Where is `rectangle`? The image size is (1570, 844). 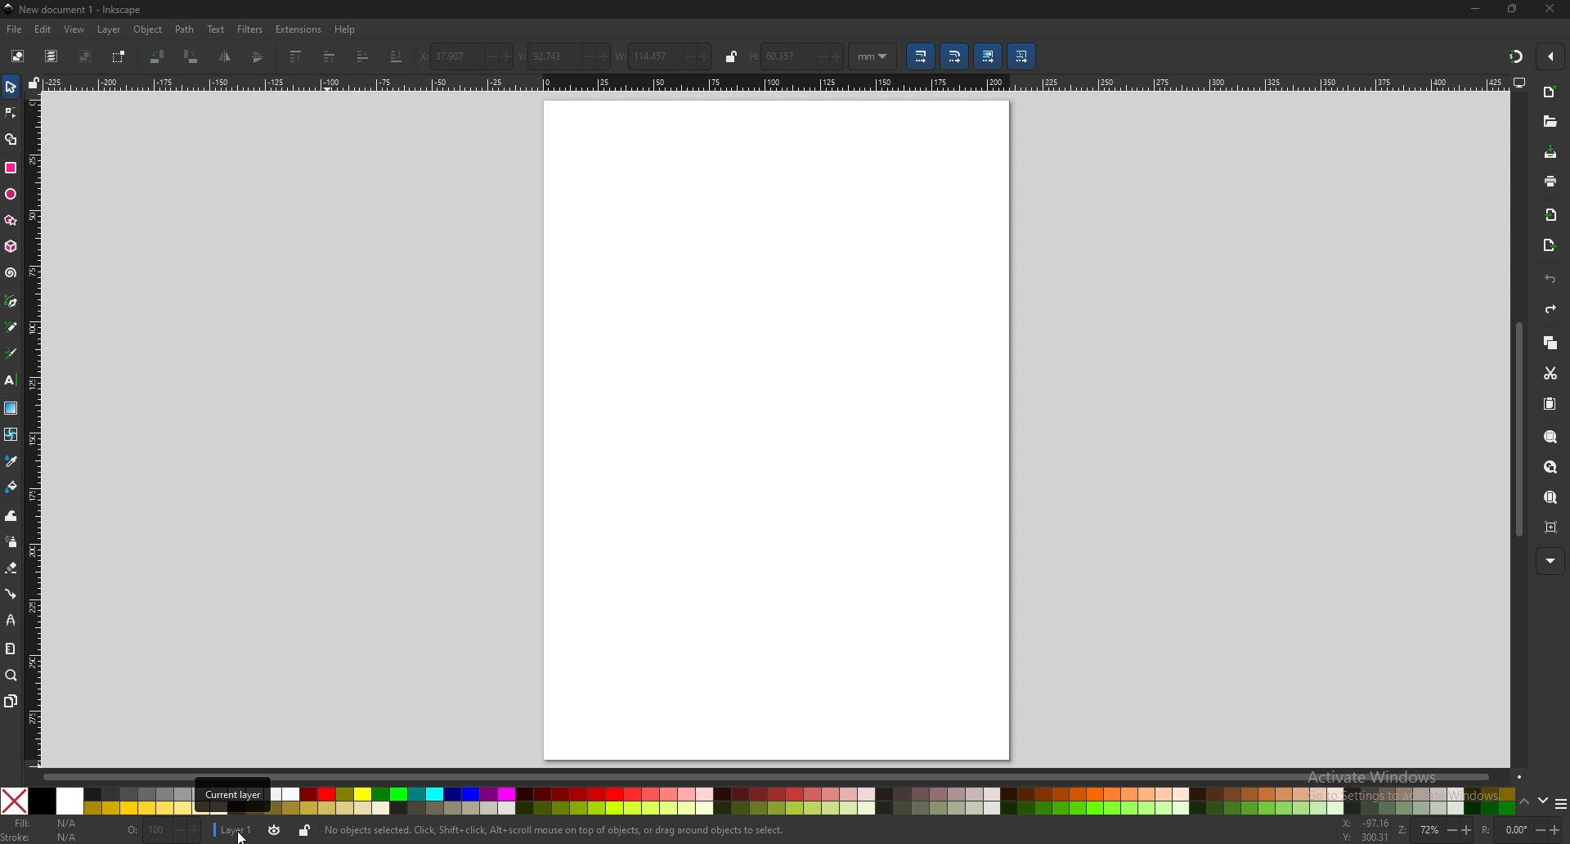
rectangle is located at coordinates (11, 167).